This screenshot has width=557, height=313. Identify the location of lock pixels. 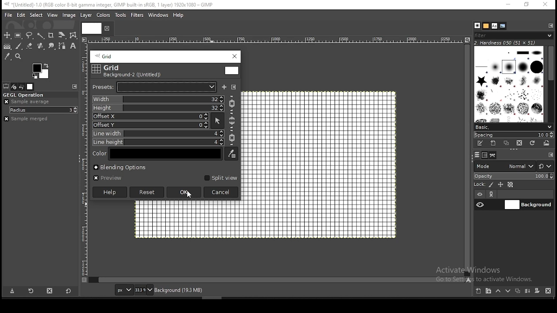
(491, 185).